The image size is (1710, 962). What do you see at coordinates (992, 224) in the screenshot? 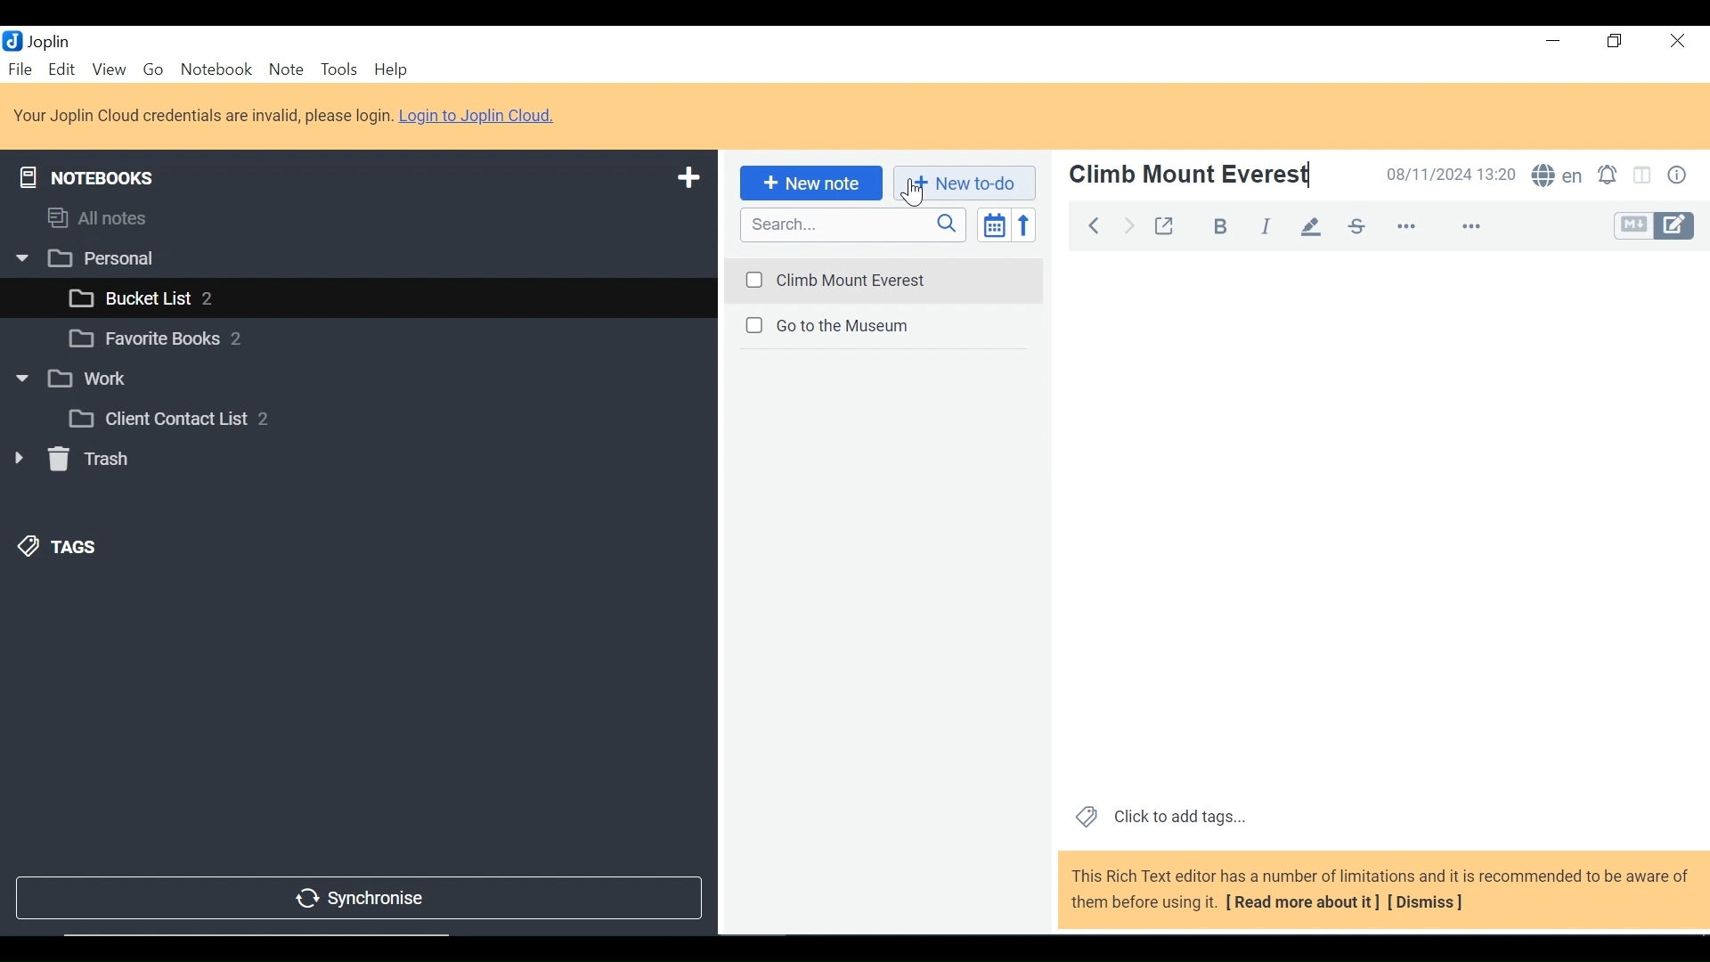
I see `Toggle sort editor list` at bounding box center [992, 224].